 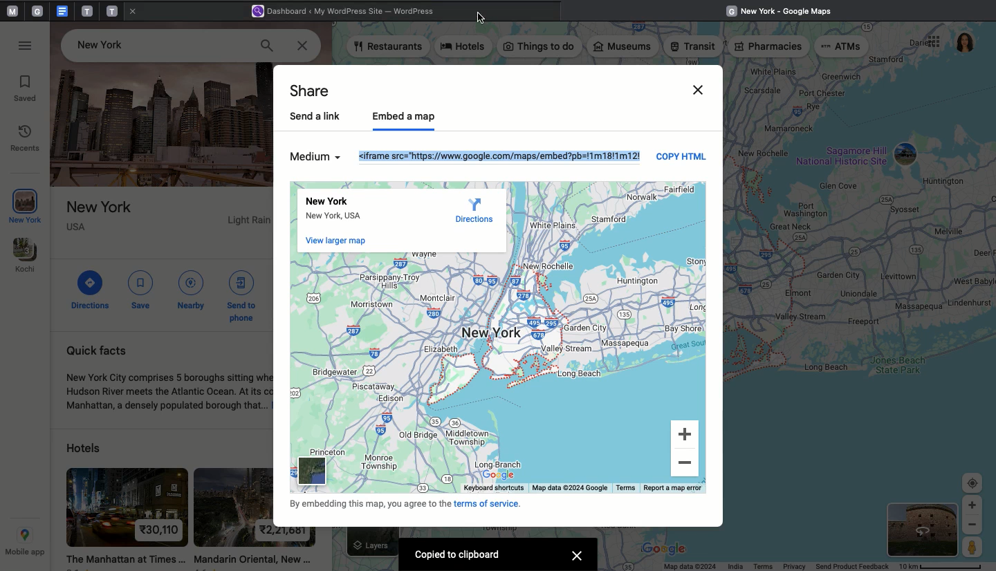 What do you see at coordinates (972, 505) in the screenshot?
I see `Zoom In` at bounding box center [972, 505].